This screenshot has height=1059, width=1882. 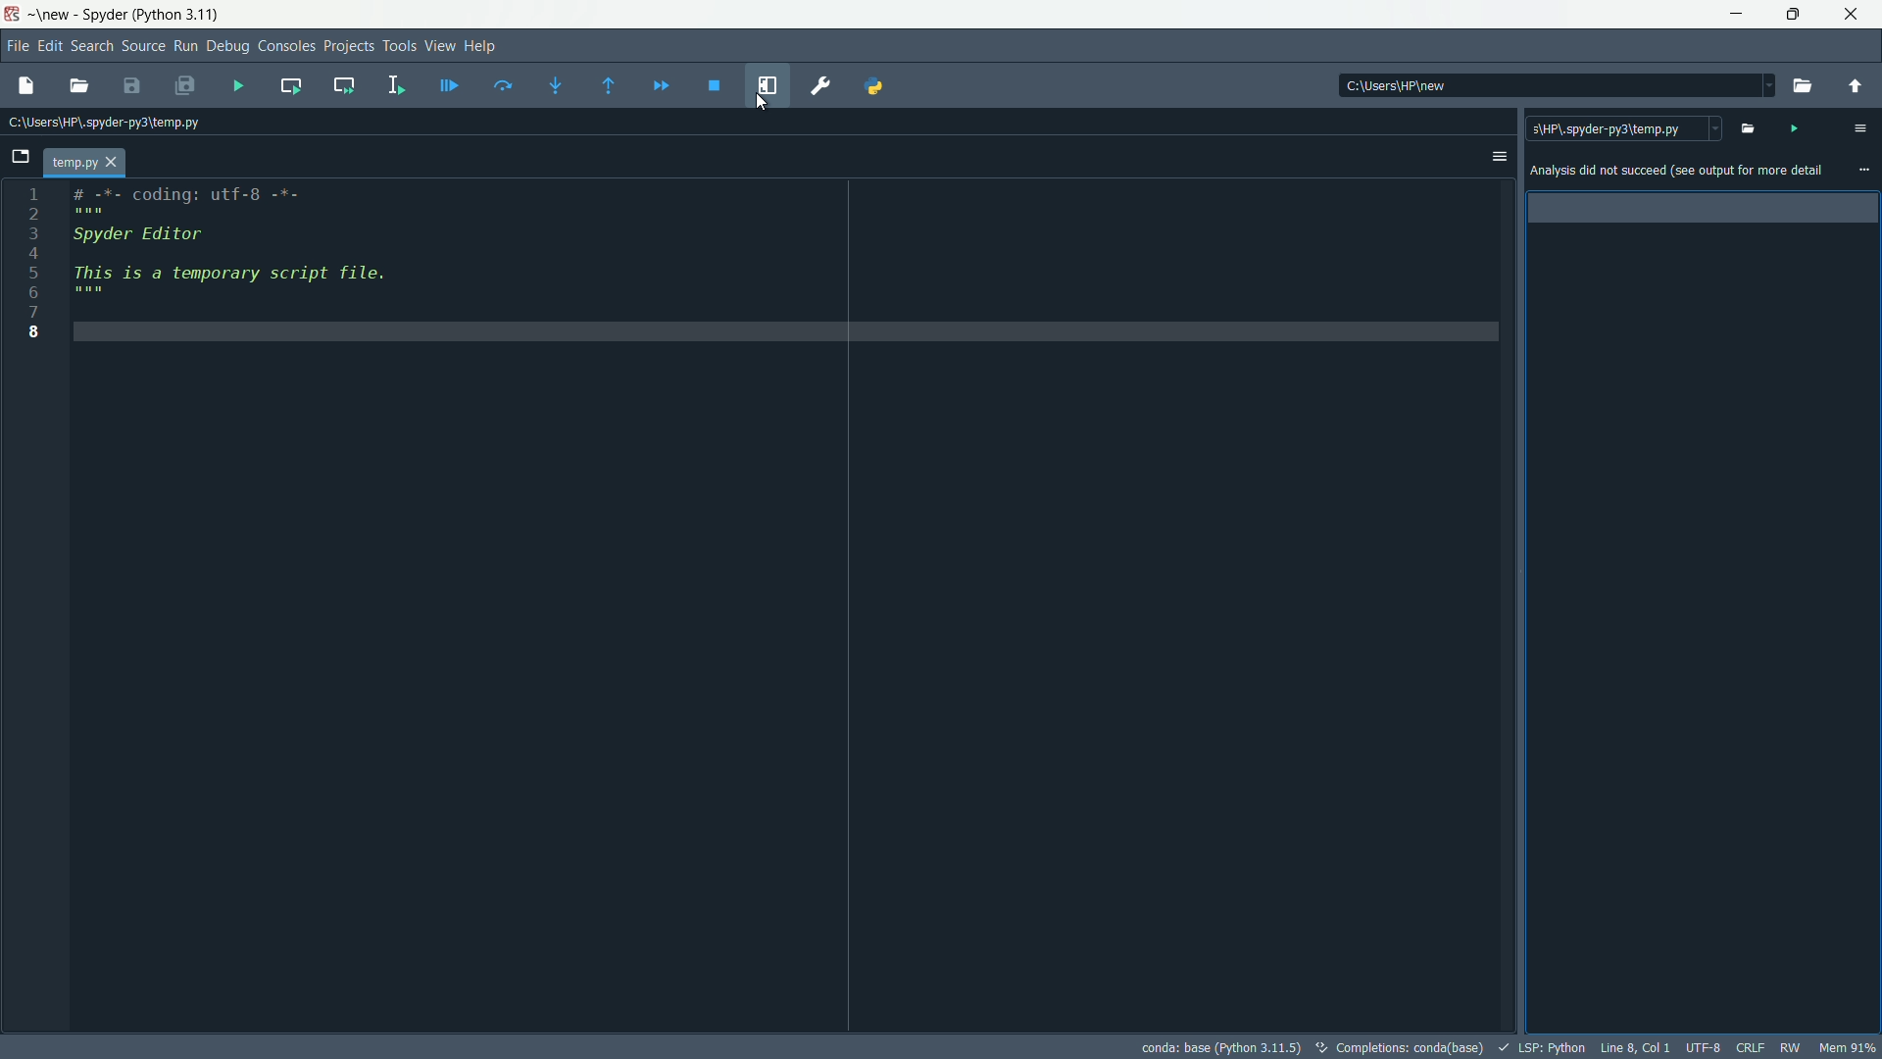 I want to click on maximize current pane, so click(x=768, y=85).